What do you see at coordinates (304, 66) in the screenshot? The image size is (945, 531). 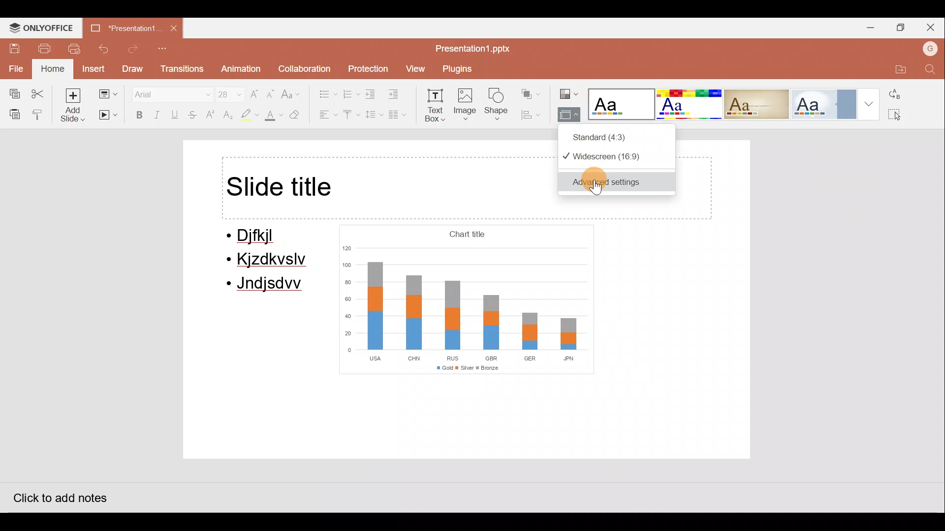 I see `Collaboration` at bounding box center [304, 66].